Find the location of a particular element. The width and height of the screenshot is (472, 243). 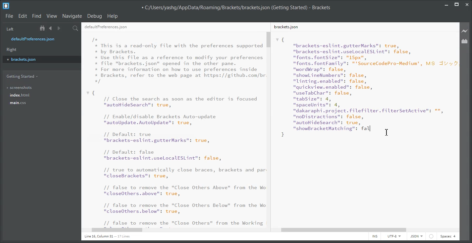

Vertical Scroll bar is located at coordinates (270, 129).